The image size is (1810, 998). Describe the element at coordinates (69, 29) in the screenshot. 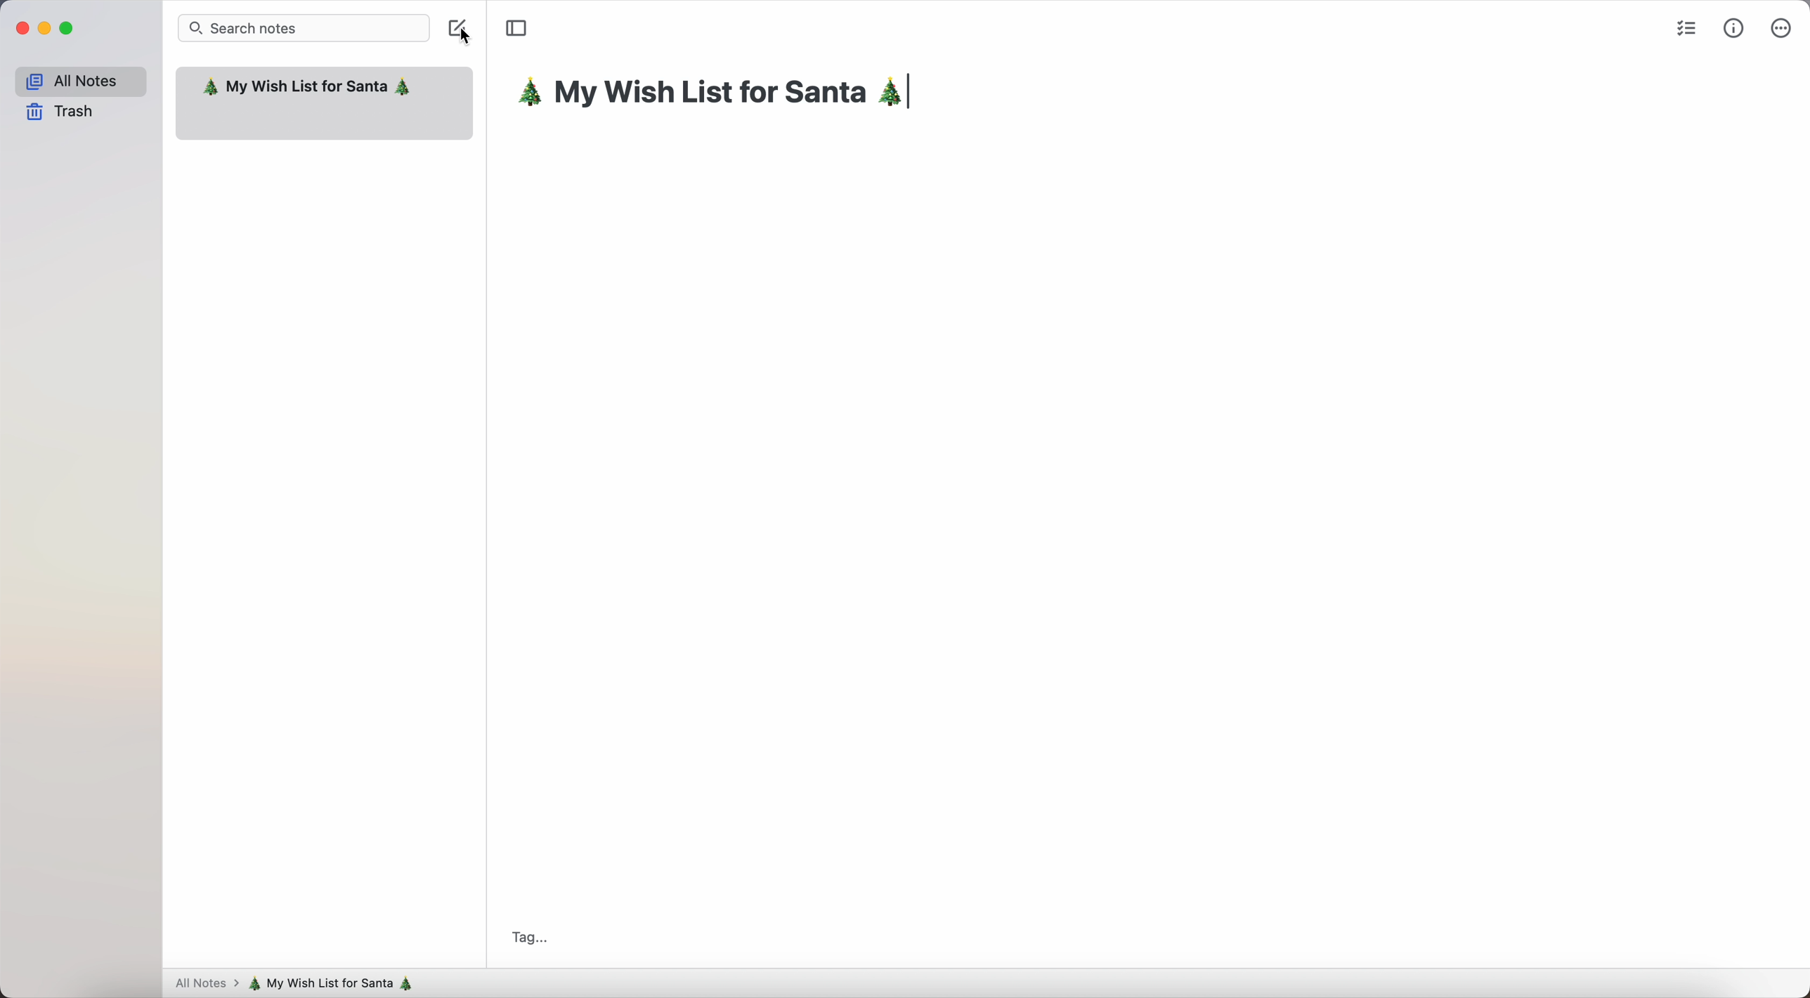

I see `maximize` at that location.